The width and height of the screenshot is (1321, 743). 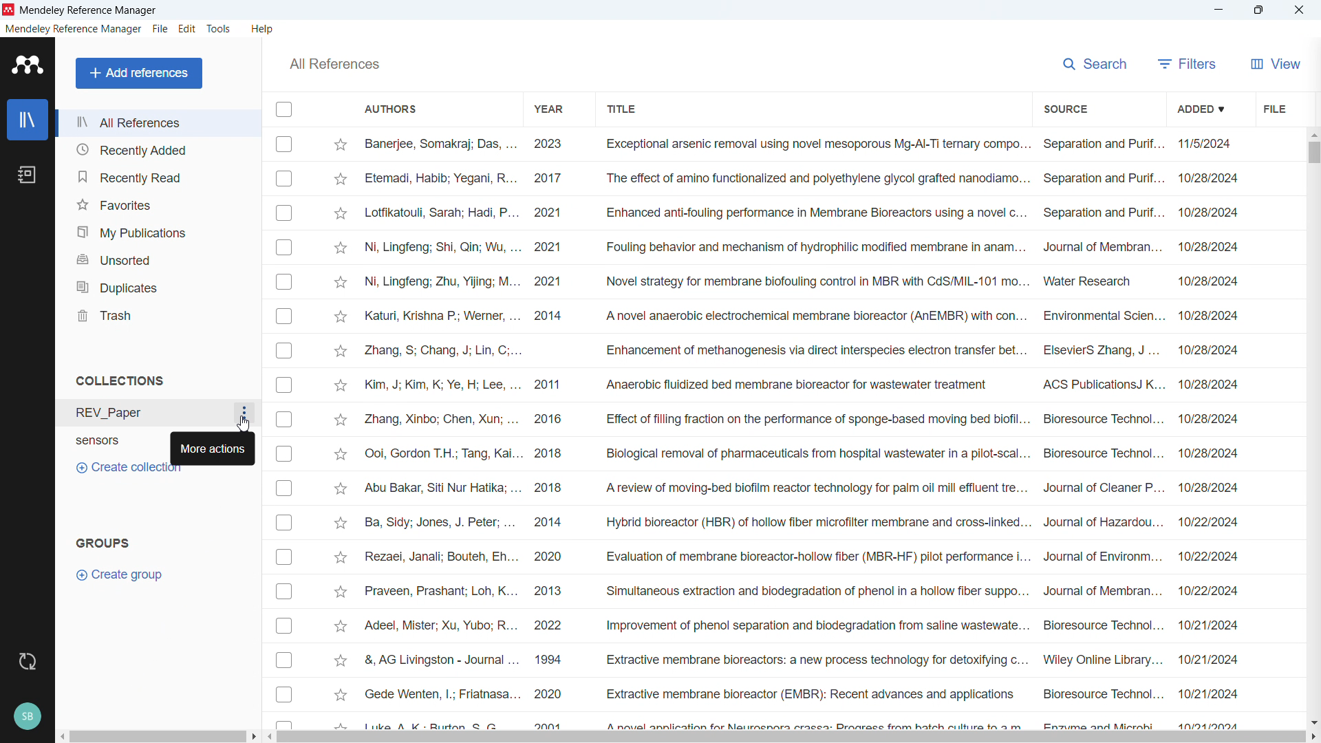 I want to click on Duplicates , so click(x=157, y=286).